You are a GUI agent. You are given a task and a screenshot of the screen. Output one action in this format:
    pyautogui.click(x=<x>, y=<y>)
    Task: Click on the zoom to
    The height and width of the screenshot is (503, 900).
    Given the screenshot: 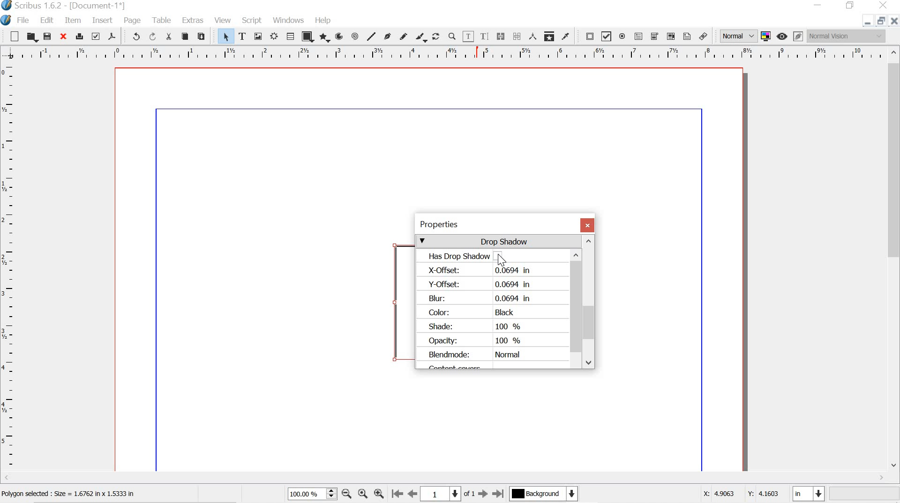 What is the action you would take?
    pyautogui.click(x=364, y=495)
    